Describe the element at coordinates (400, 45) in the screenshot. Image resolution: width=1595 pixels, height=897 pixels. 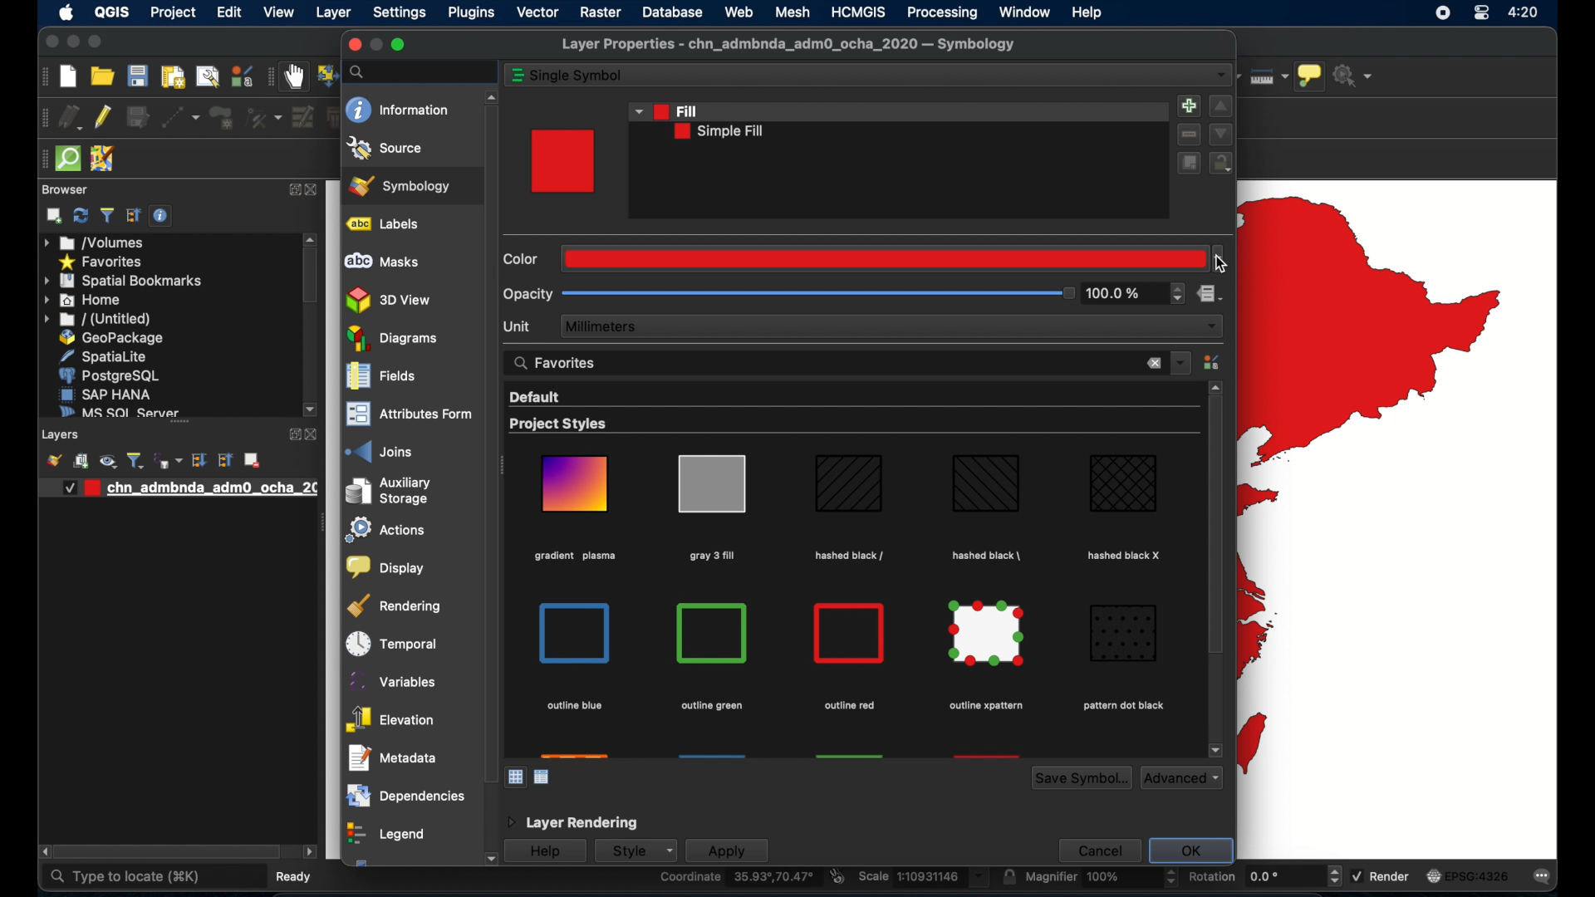
I see `maximize` at that location.